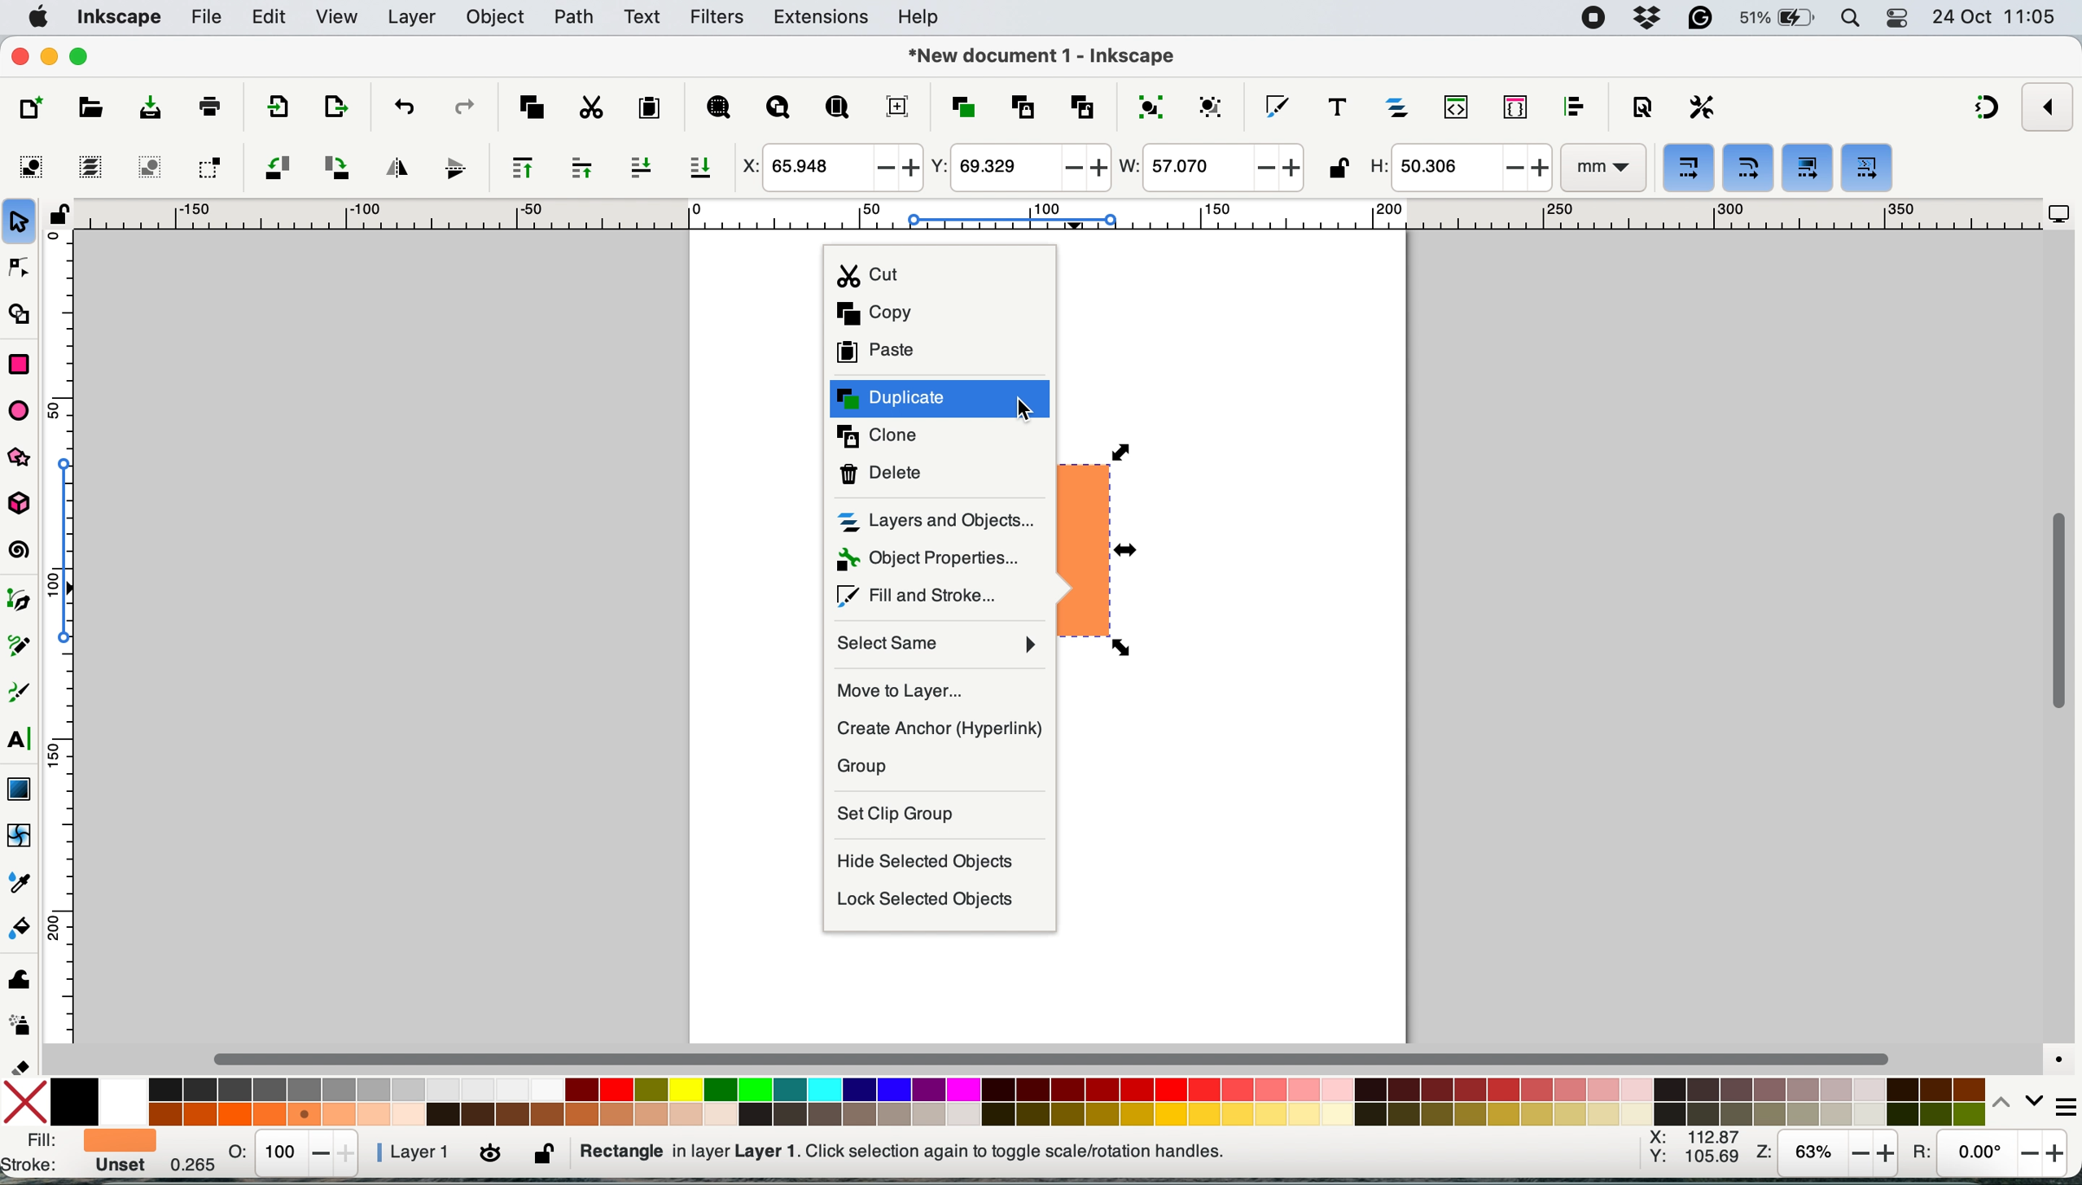  What do you see at coordinates (547, 1158) in the screenshot?
I see `lock unlock current layer` at bounding box center [547, 1158].